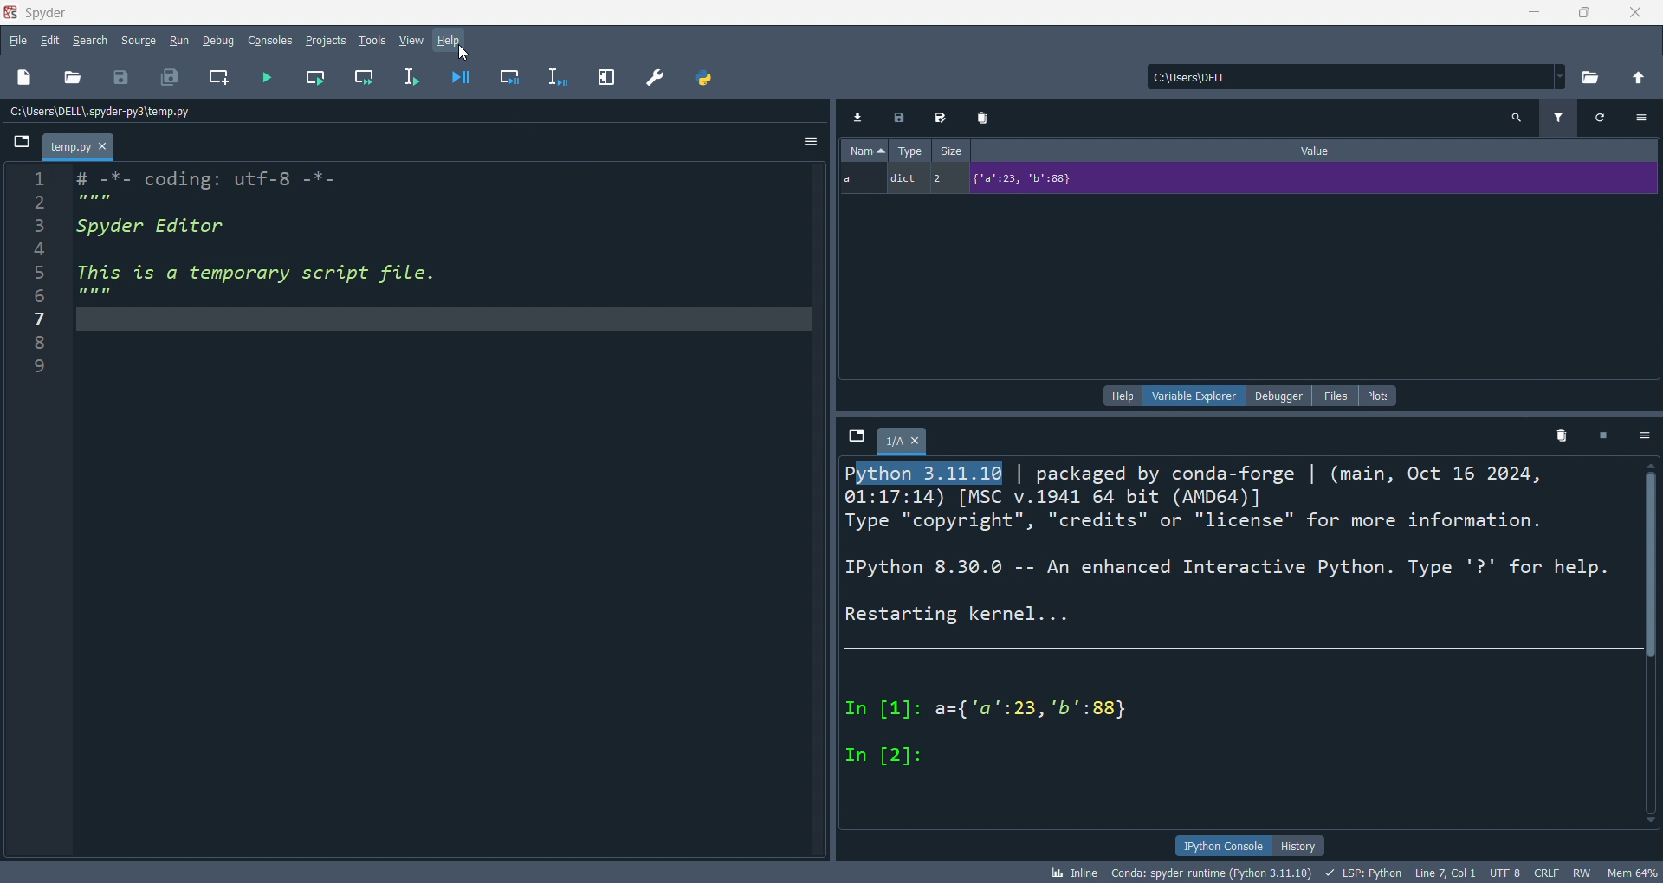  What do you see at coordinates (1641, 118) in the screenshot?
I see `Settings` at bounding box center [1641, 118].